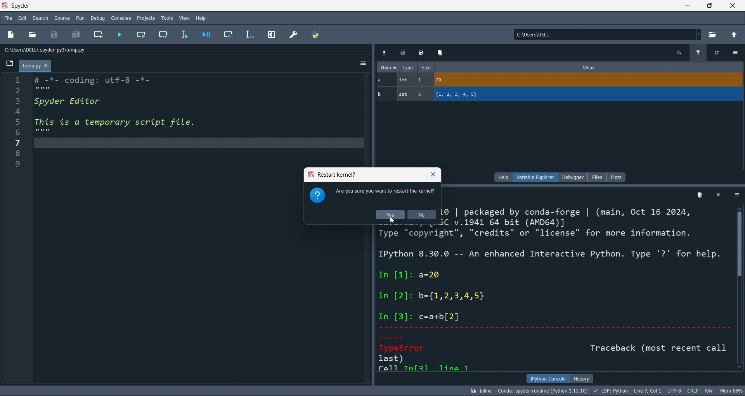  Describe the element at coordinates (735, 35) in the screenshot. I see `open parent directory` at that location.